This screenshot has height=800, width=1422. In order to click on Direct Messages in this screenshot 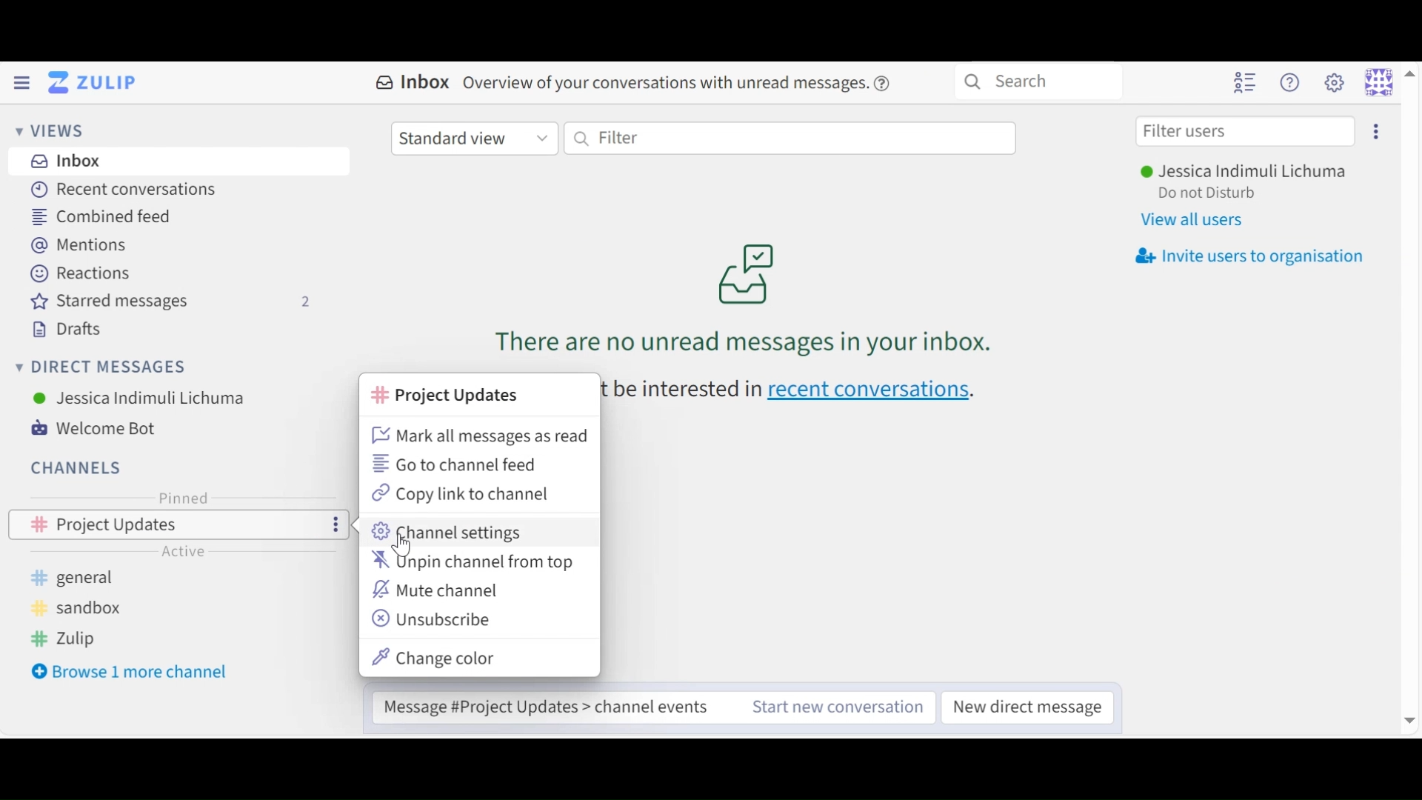, I will do `click(100, 367)`.